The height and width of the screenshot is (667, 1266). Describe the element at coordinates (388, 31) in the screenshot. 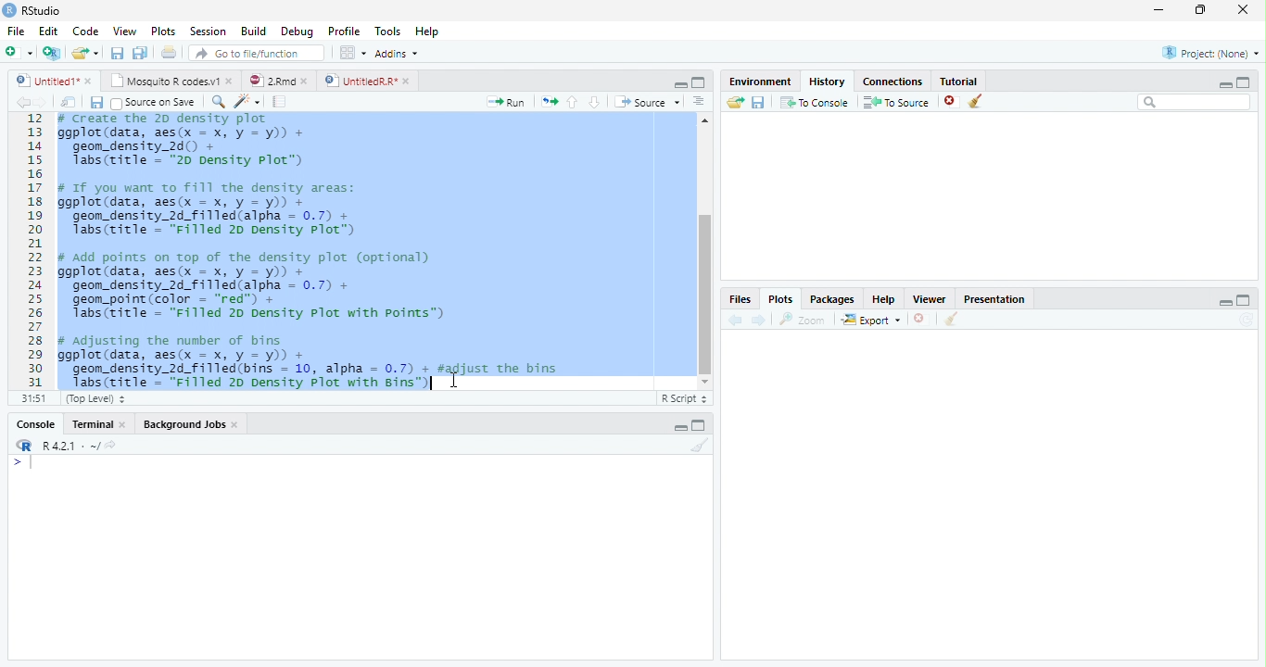

I see `Tools` at that location.